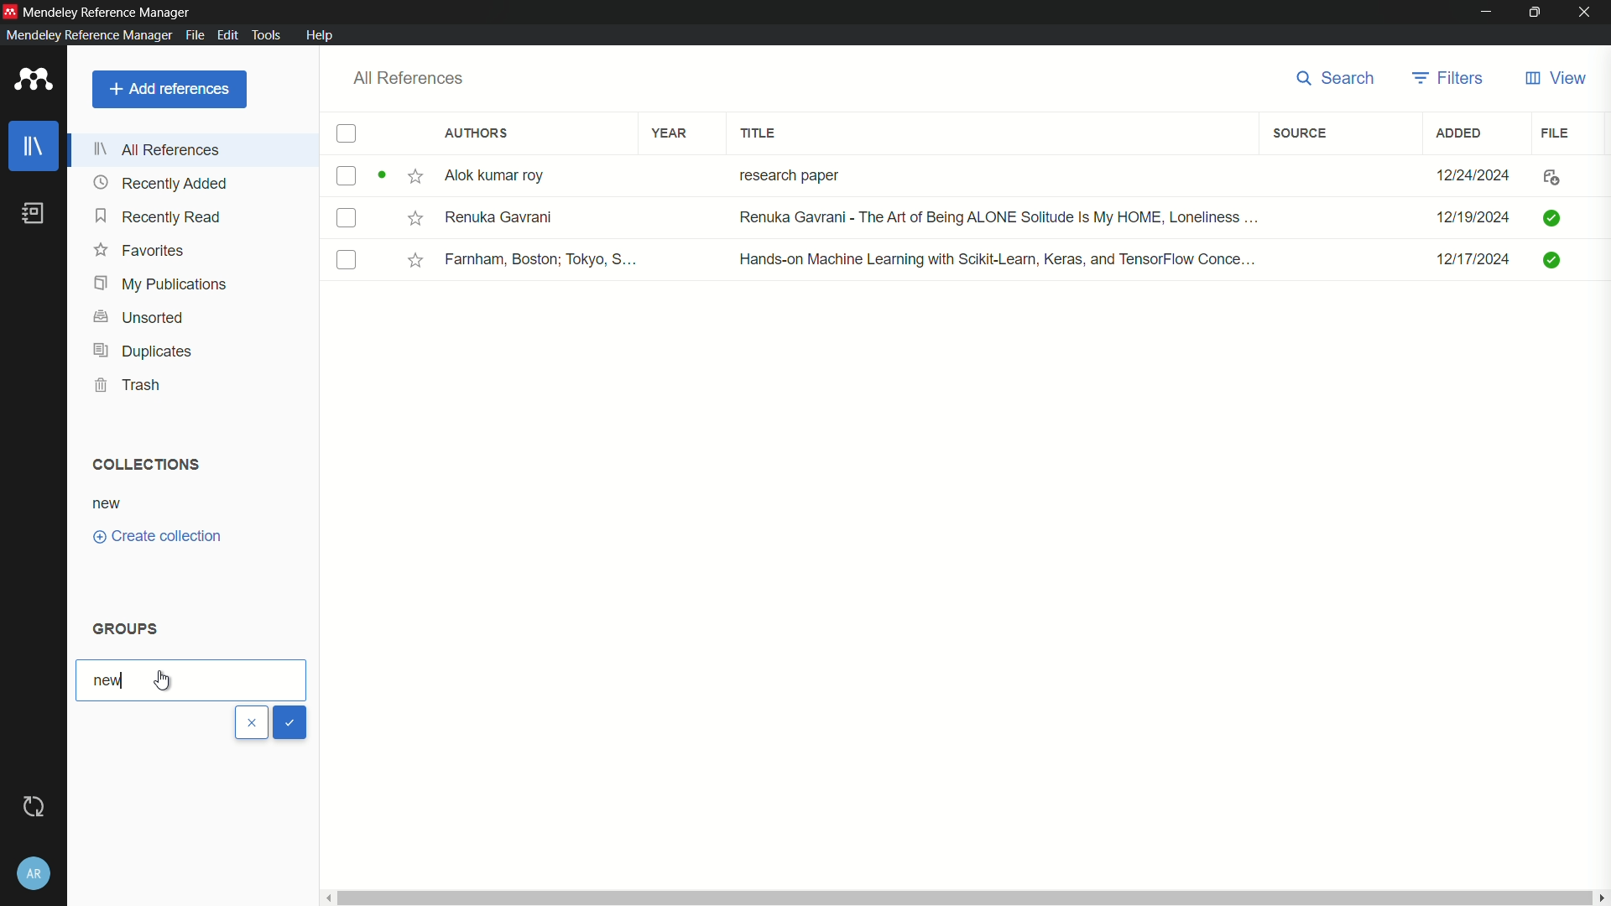 This screenshot has height=906, width=1611. I want to click on book-2, so click(349, 220).